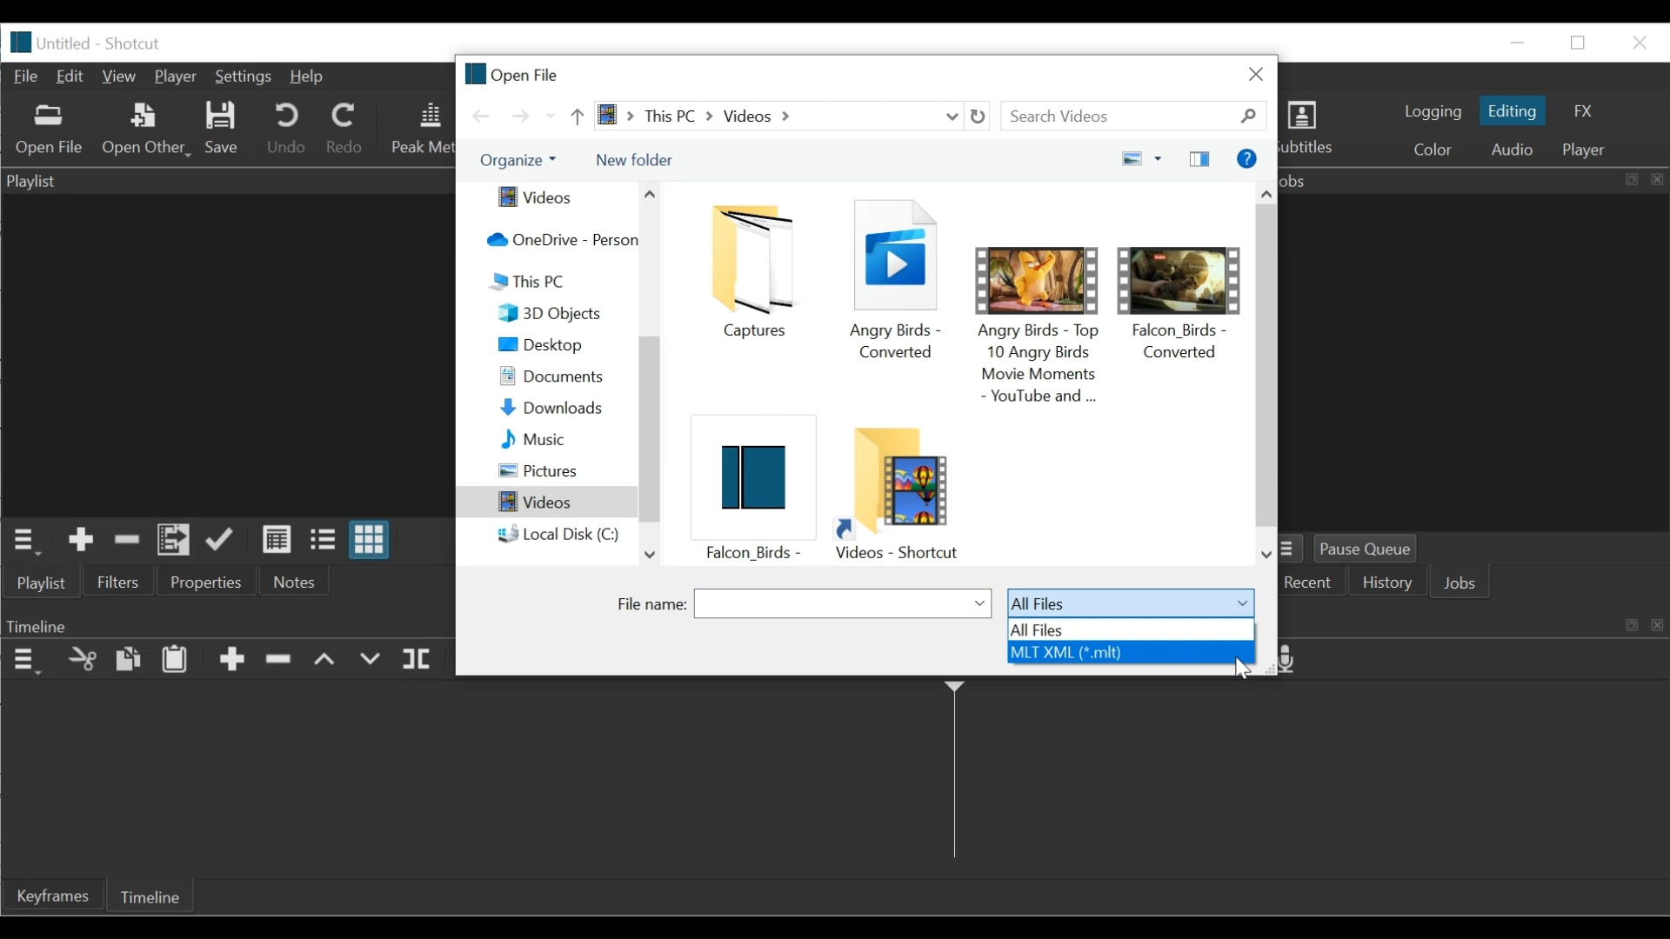 Image resolution: width=1670 pixels, height=939 pixels. What do you see at coordinates (563, 440) in the screenshot?
I see `Music` at bounding box center [563, 440].